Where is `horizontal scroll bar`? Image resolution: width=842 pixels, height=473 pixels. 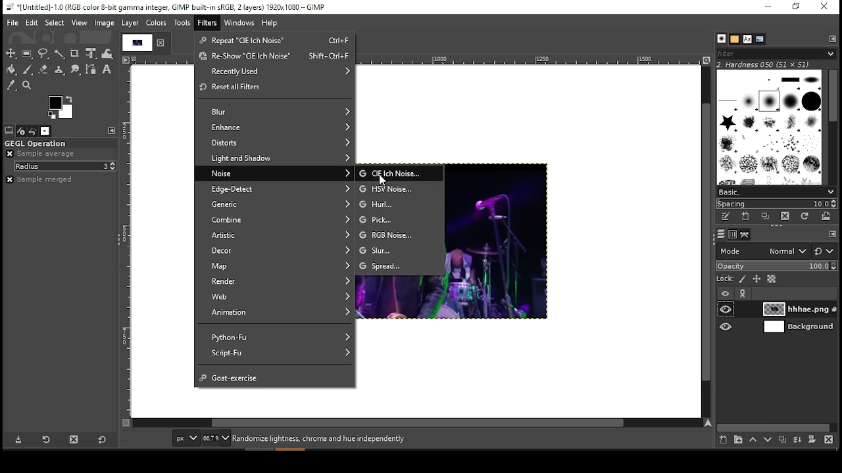
horizontal scroll bar is located at coordinates (417, 424).